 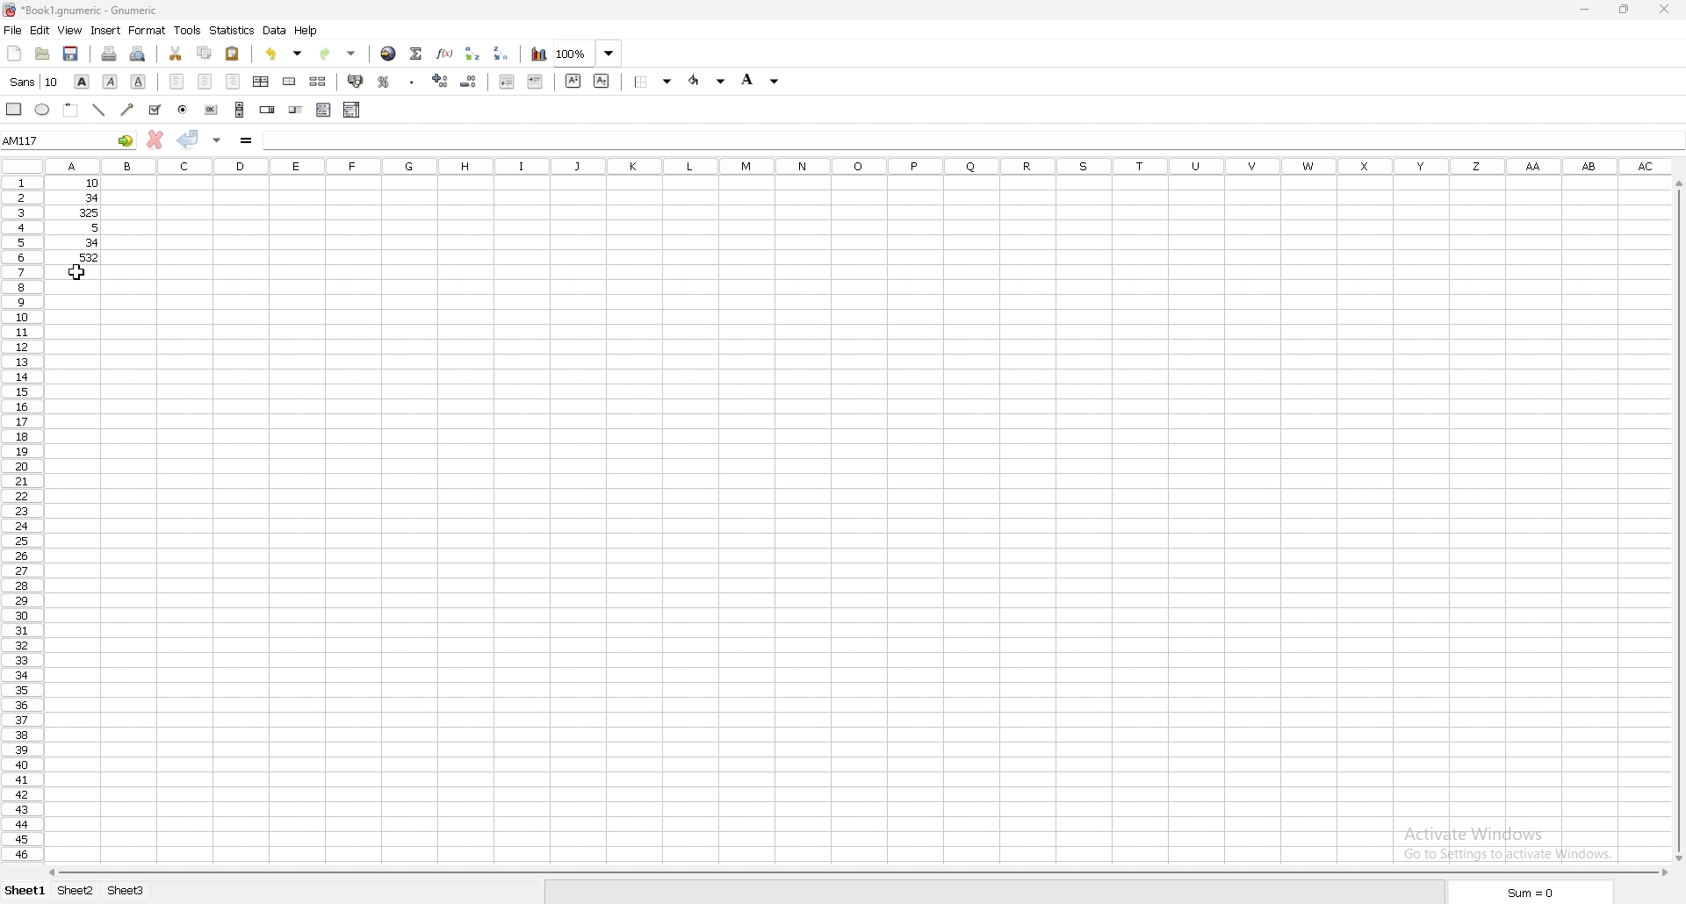 I want to click on insert, so click(x=104, y=30).